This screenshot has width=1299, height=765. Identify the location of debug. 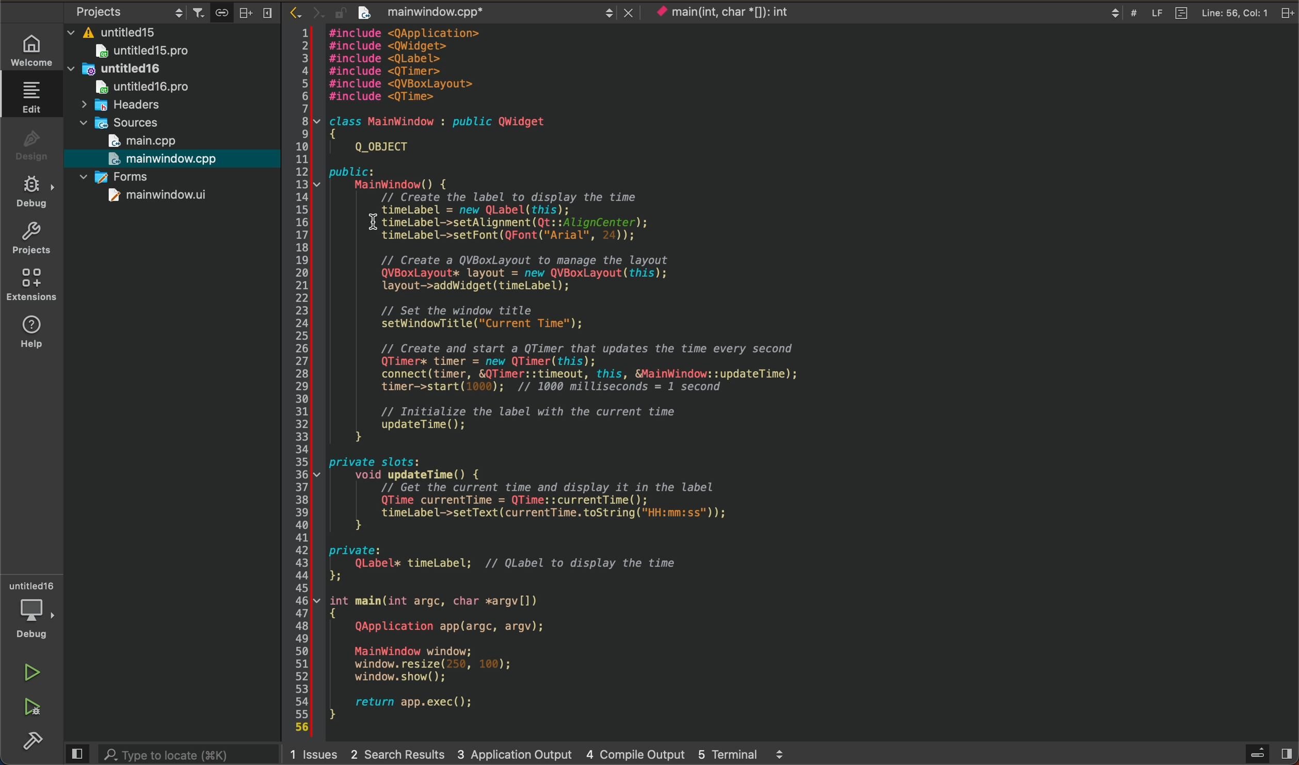
(29, 190).